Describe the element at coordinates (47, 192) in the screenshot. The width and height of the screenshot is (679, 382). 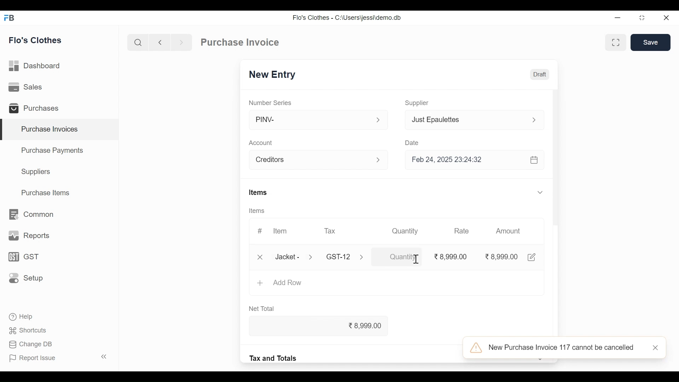
I see `Purchase Items` at that location.